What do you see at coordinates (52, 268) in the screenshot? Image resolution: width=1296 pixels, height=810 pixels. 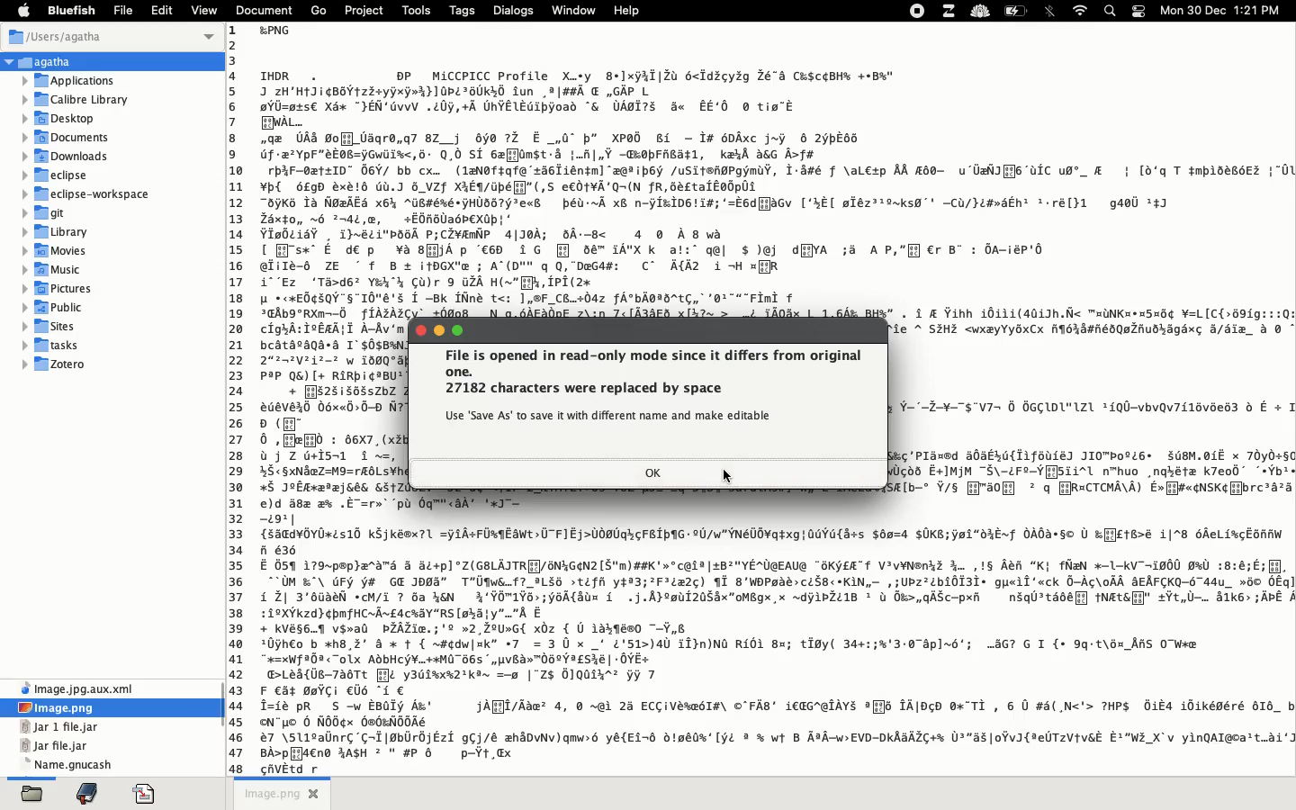 I see `music` at bounding box center [52, 268].